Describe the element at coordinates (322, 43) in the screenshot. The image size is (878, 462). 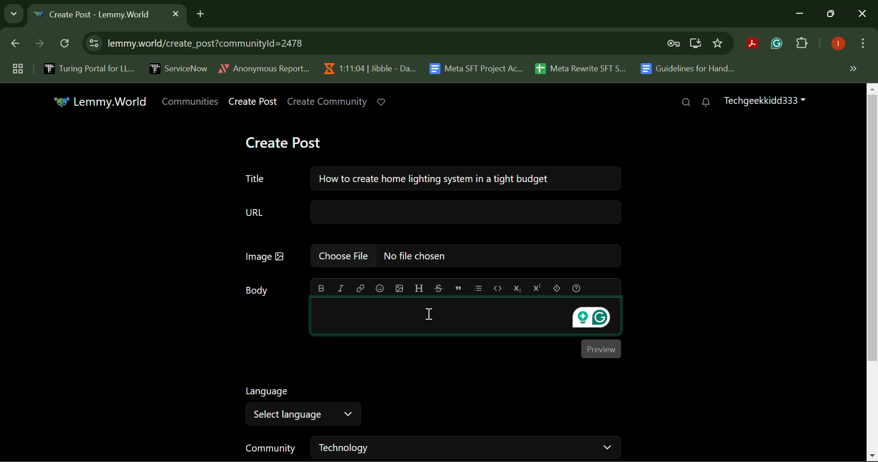
I see `Website Address` at that location.